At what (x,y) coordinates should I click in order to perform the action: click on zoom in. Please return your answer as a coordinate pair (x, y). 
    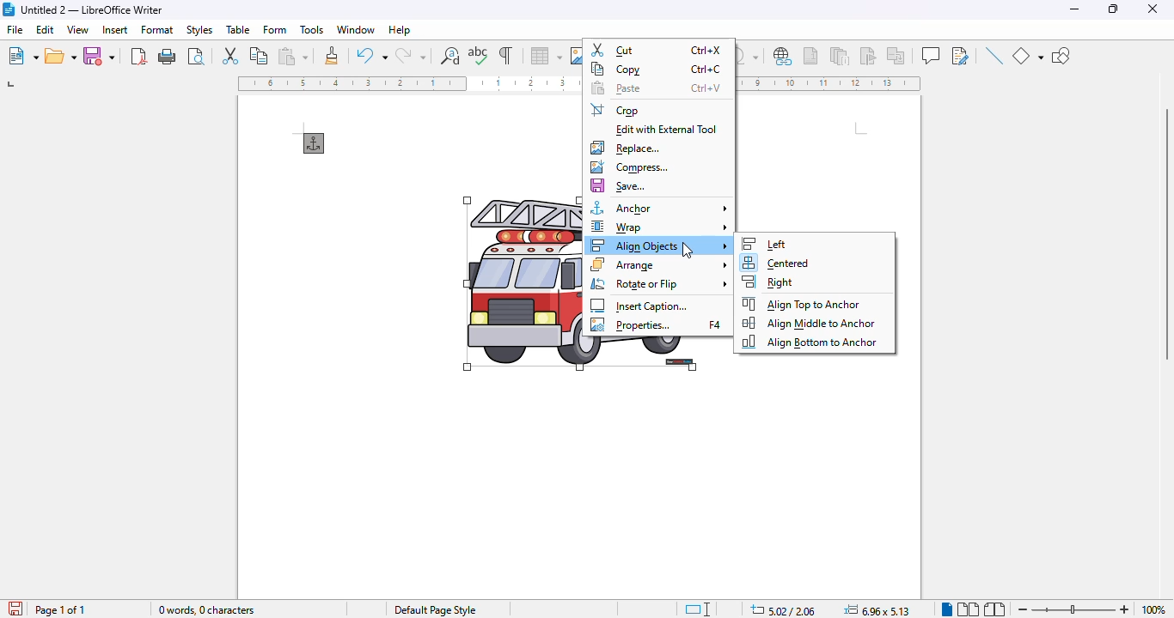
    Looking at the image, I should click on (1125, 609).